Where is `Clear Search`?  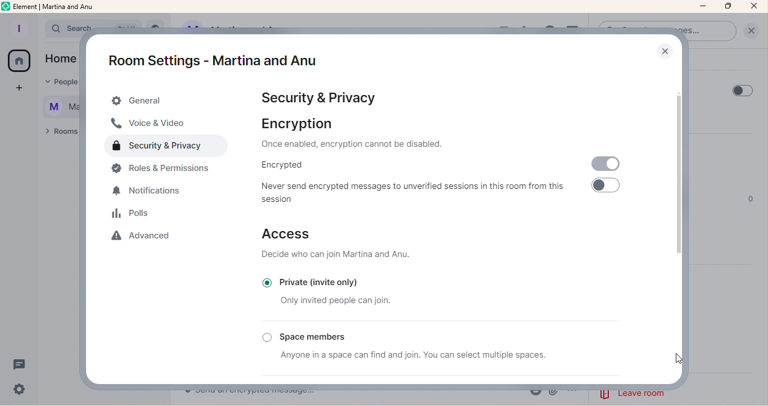
Clear Search is located at coordinates (749, 34).